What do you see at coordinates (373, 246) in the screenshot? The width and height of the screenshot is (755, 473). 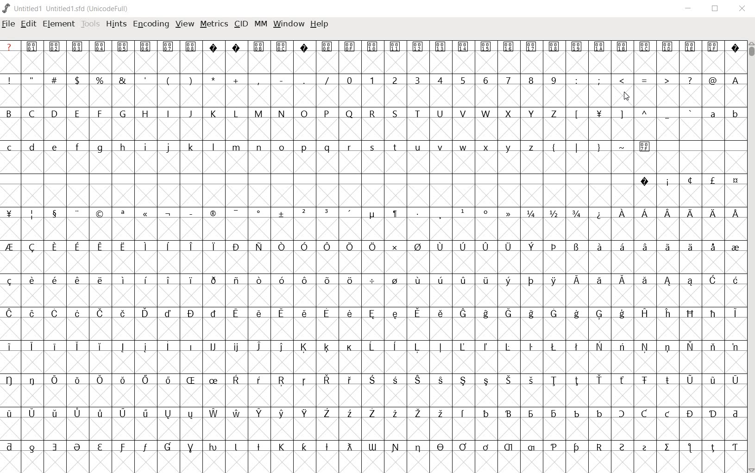 I see `special letters` at bounding box center [373, 246].